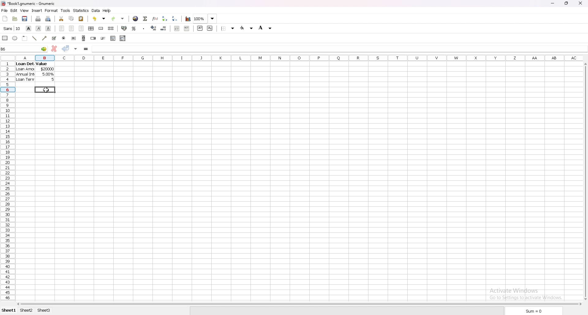 The width and height of the screenshot is (588, 315). I want to click on sheet 3, so click(44, 311).